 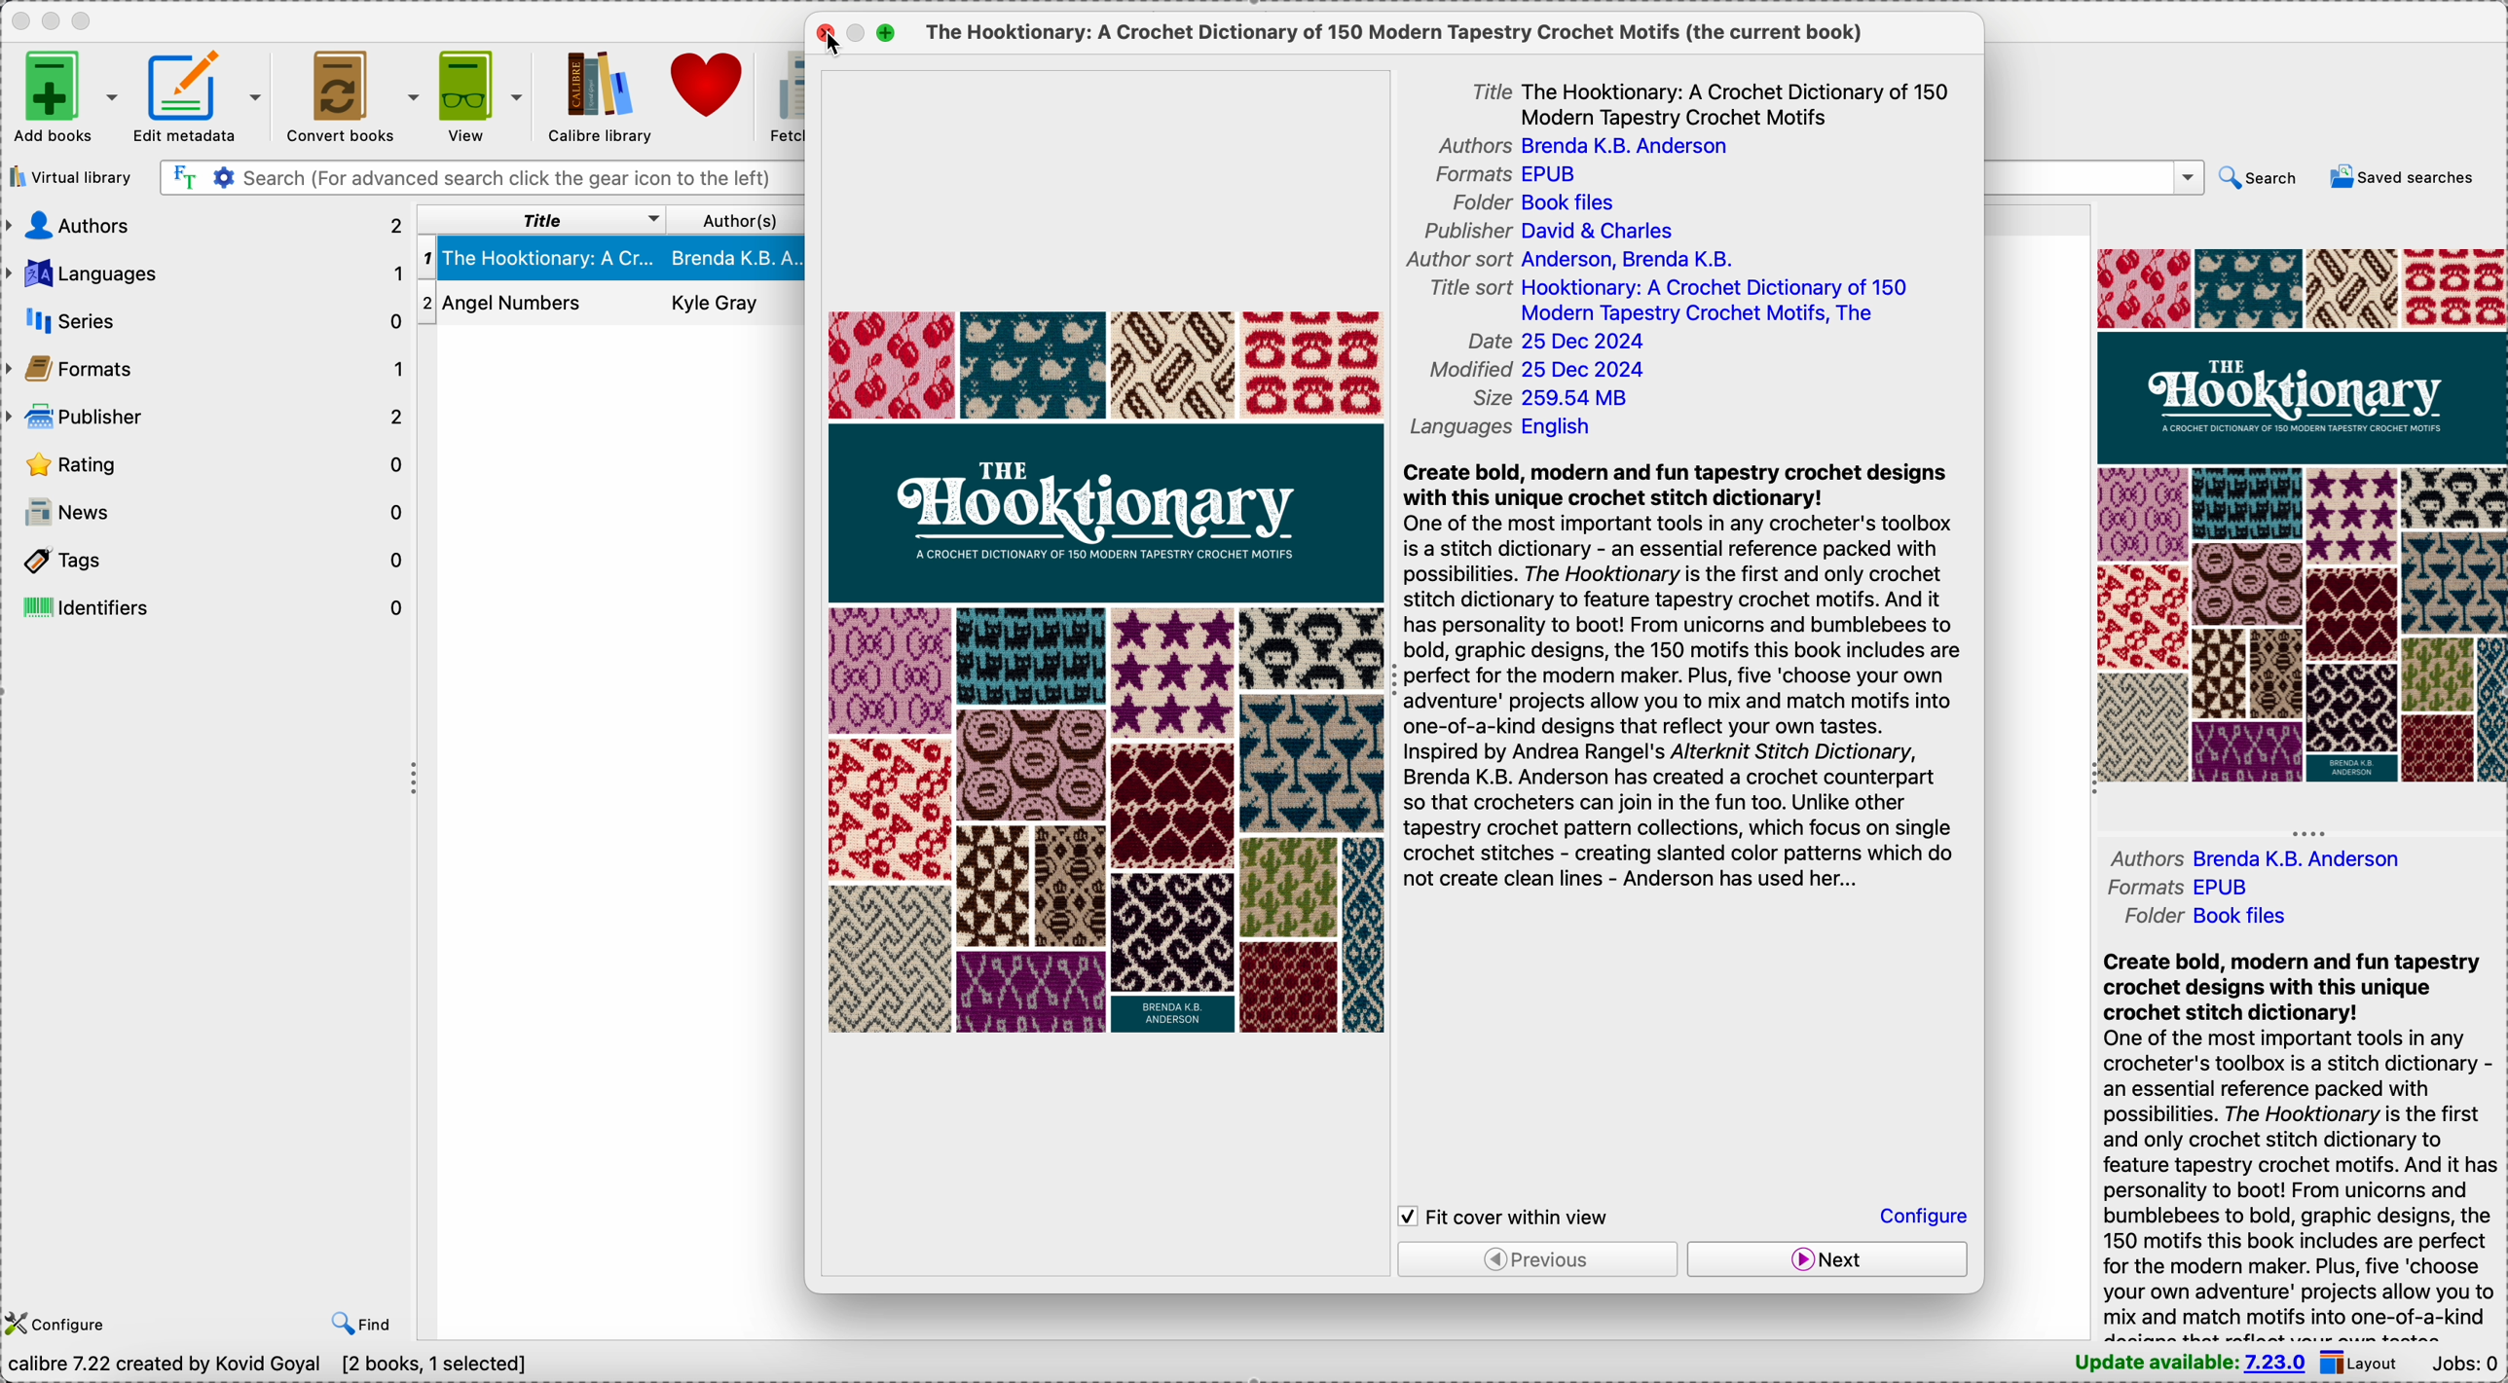 What do you see at coordinates (52, 21) in the screenshot?
I see `minimize Calibre` at bounding box center [52, 21].